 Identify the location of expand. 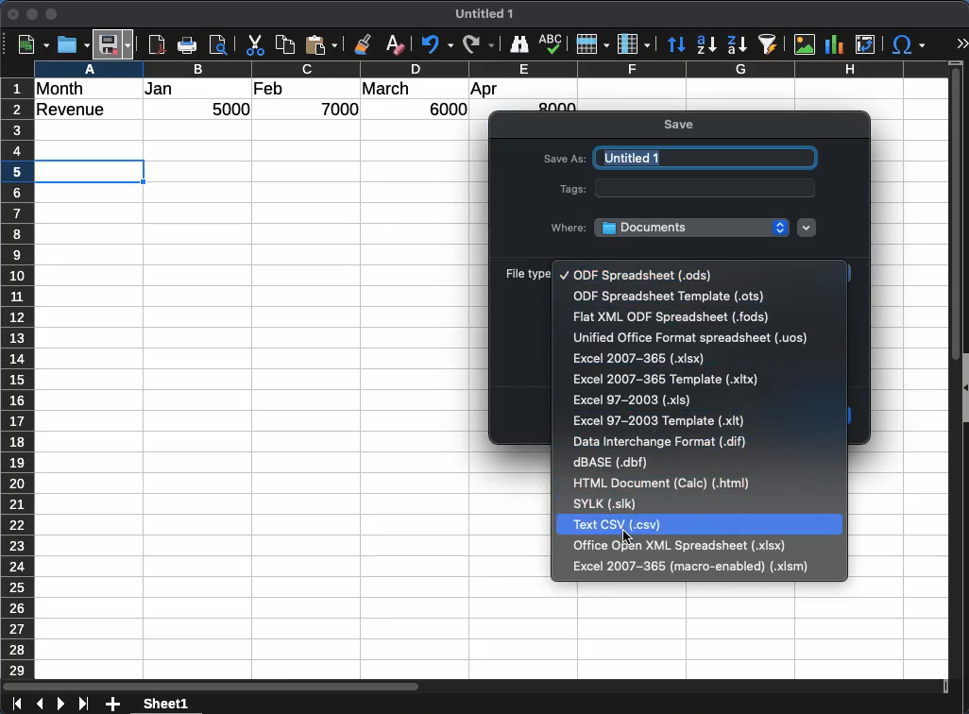
(961, 43).